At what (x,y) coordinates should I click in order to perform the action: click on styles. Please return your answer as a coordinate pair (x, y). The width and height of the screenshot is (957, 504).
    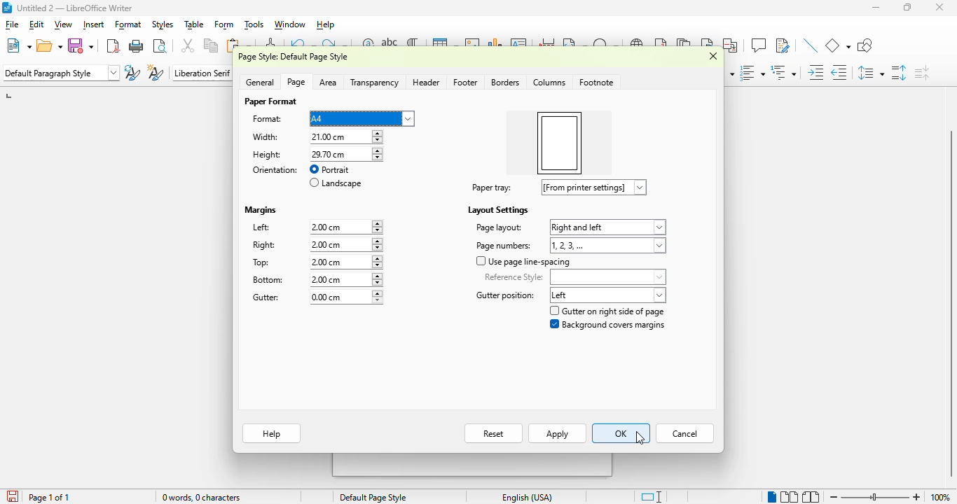
    Looking at the image, I should click on (163, 24).